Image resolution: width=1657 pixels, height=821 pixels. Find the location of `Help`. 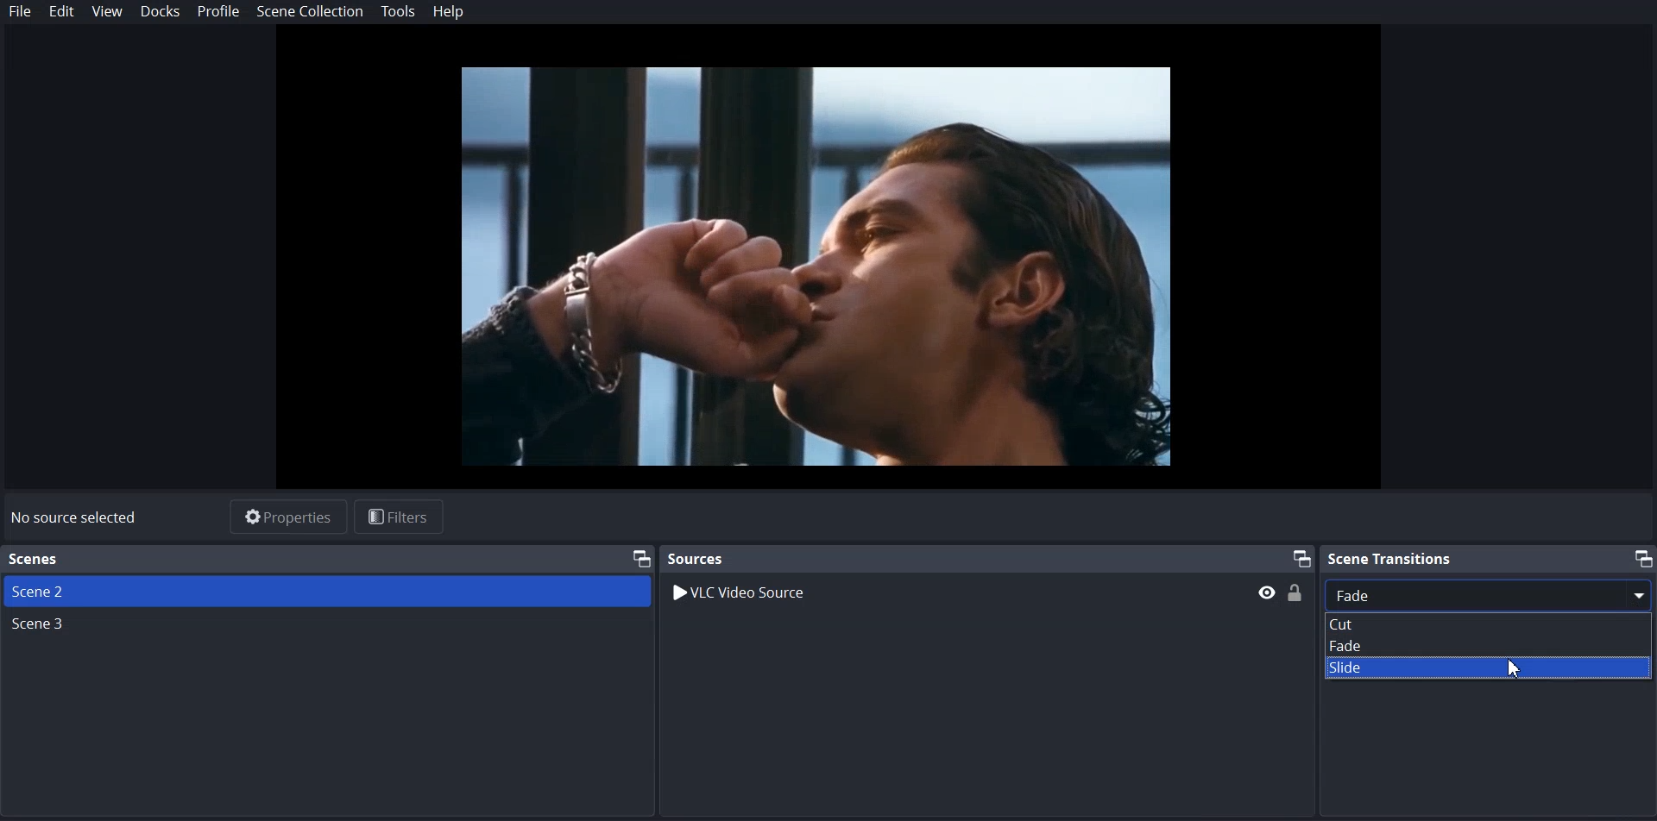

Help is located at coordinates (447, 13).